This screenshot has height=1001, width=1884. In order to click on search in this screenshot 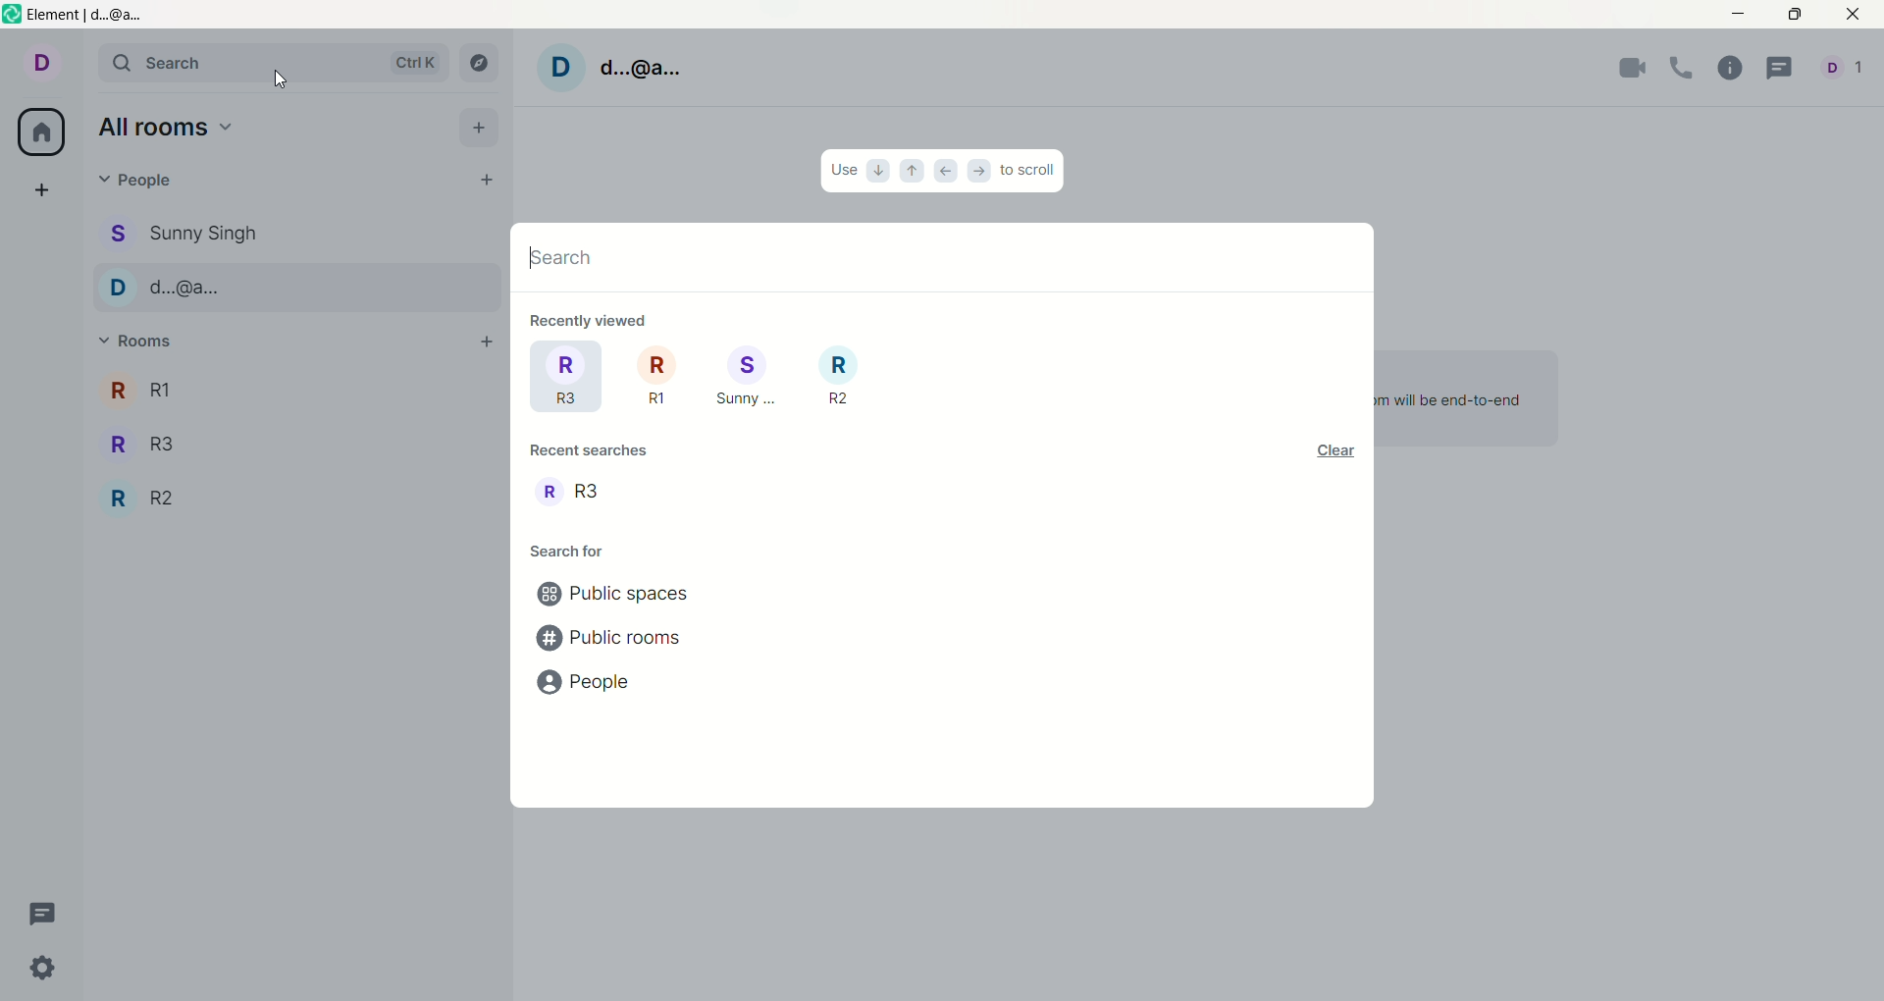, I will do `click(269, 62)`.